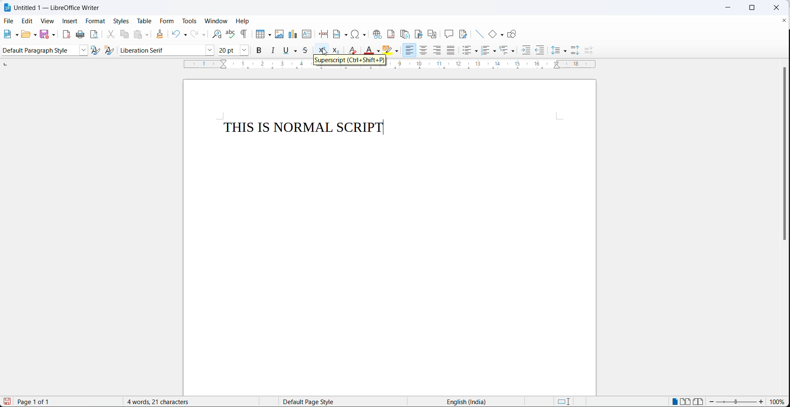 The image size is (790, 407). Describe the element at coordinates (40, 402) in the screenshot. I see `current page` at that location.